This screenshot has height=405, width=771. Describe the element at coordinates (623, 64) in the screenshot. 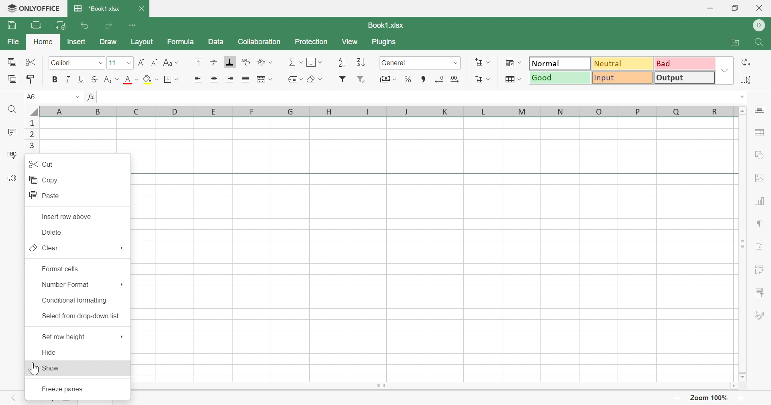

I see `Neutral` at that location.